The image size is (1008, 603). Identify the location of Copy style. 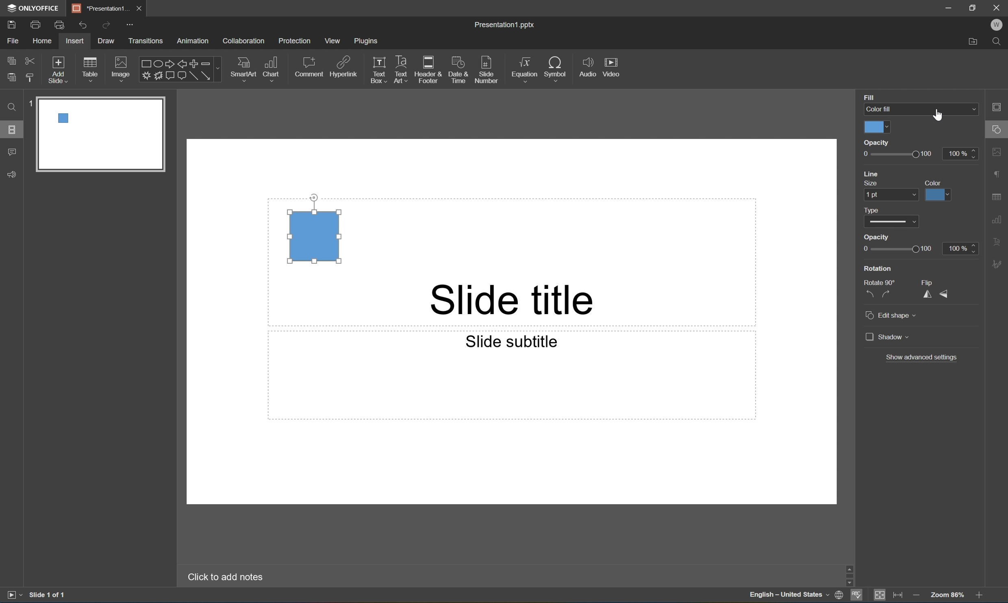
(31, 78).